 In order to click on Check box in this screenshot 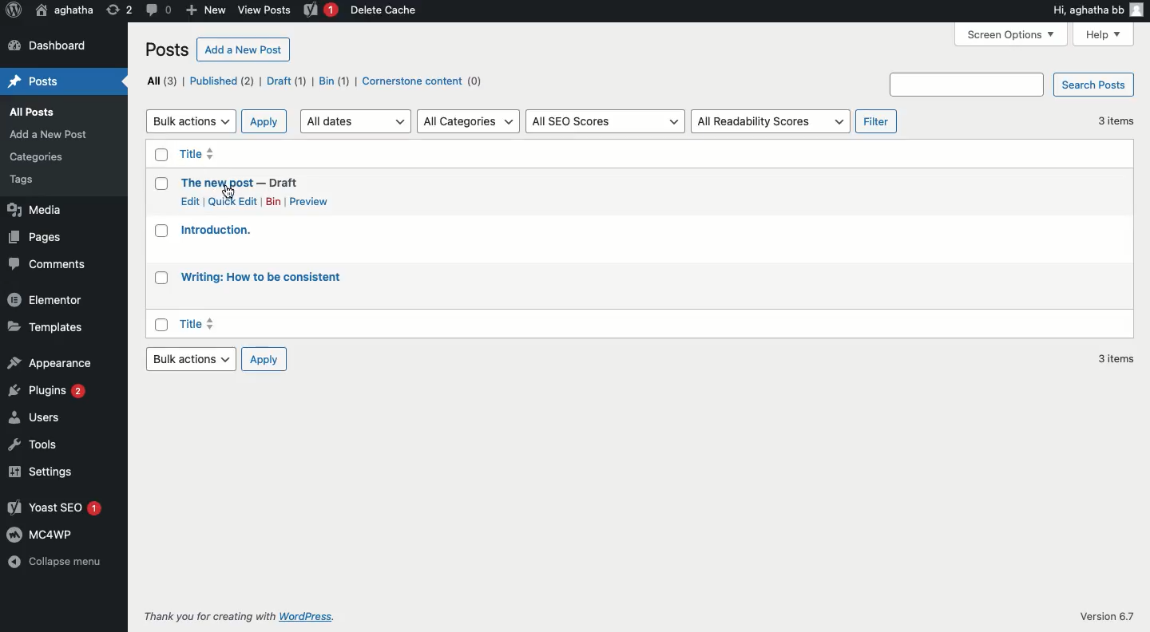, I will do `click(163, 277)`.